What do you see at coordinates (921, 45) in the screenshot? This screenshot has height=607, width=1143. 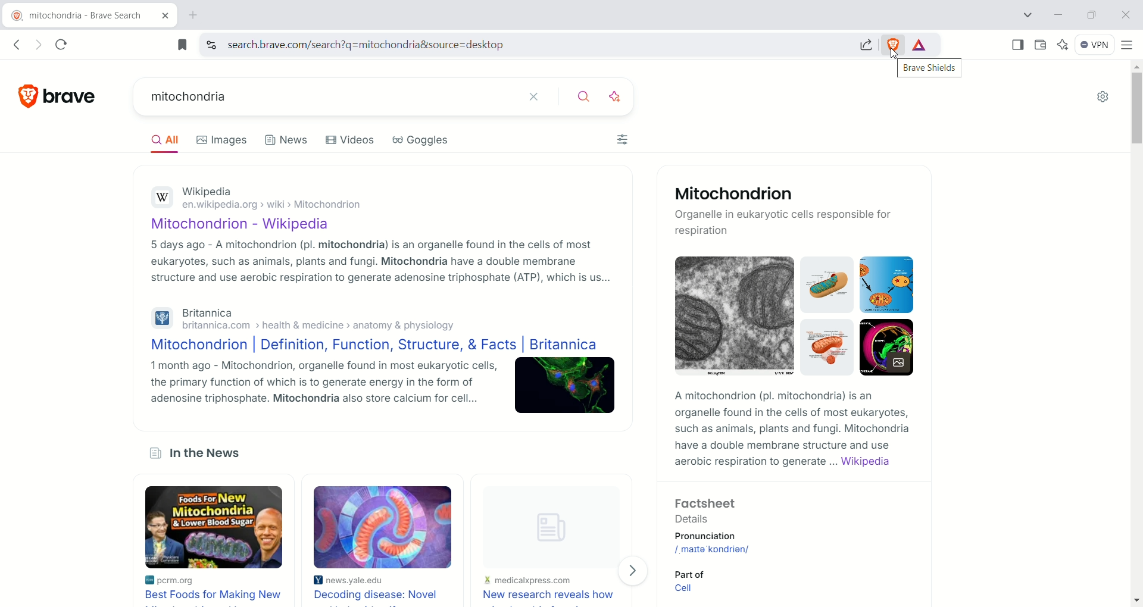 I see `rewards` at bounding box center [921, 45].